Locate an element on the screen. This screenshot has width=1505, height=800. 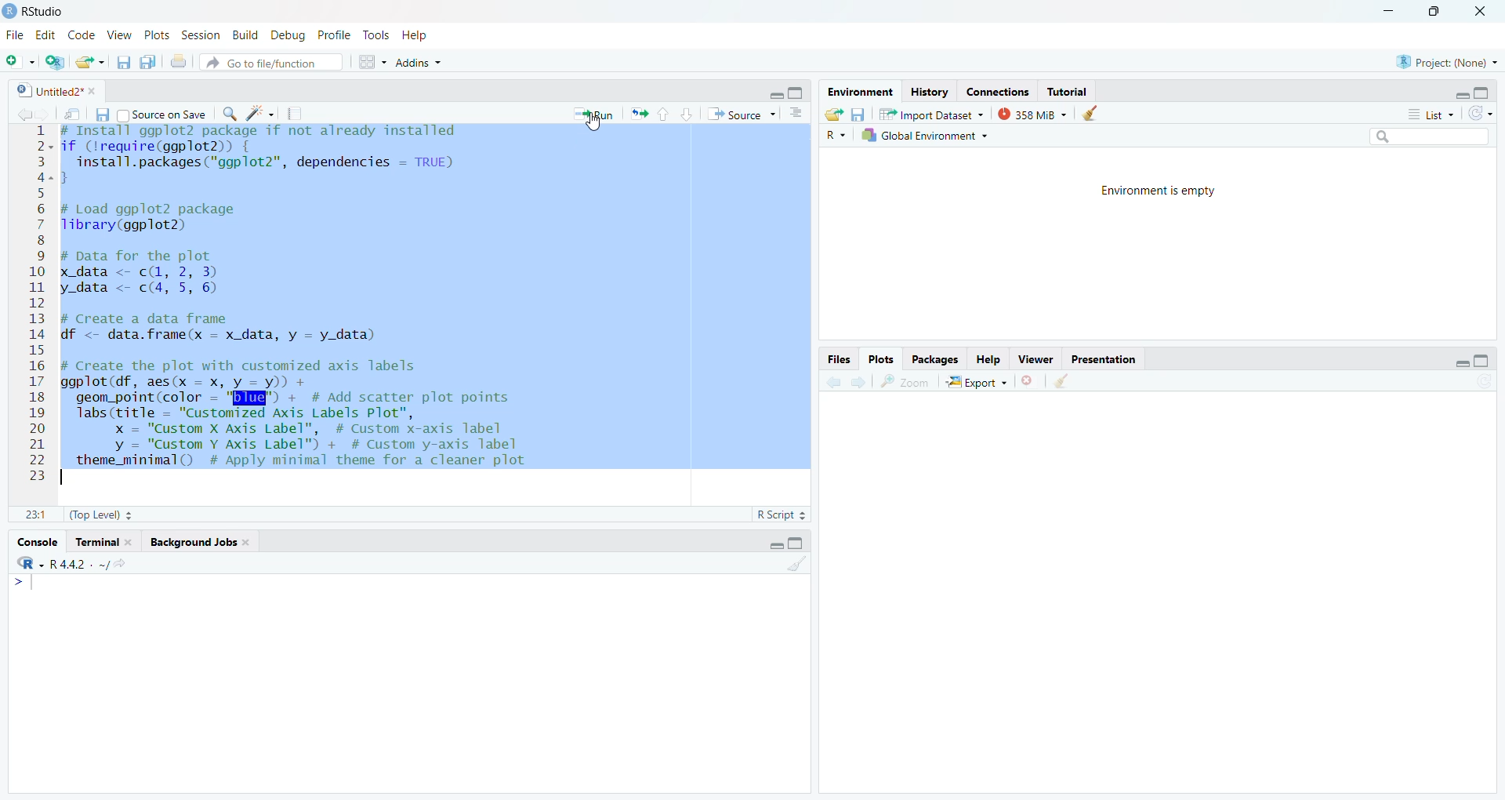
, R442 « ~/ is located at coordinates (71, 562).